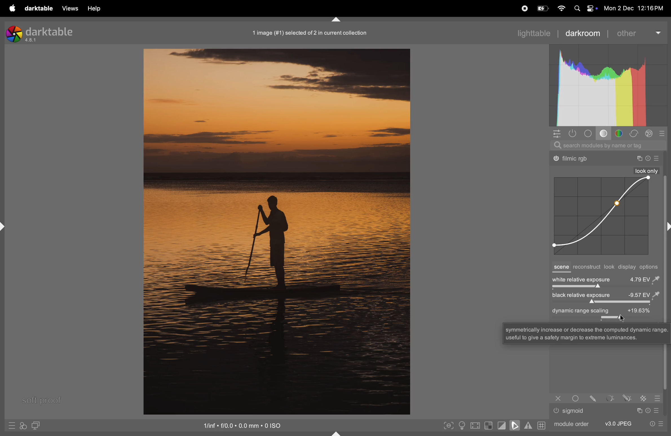 This screenshot has width=671, height=436. I want to click on date and time, so click(636, 9).